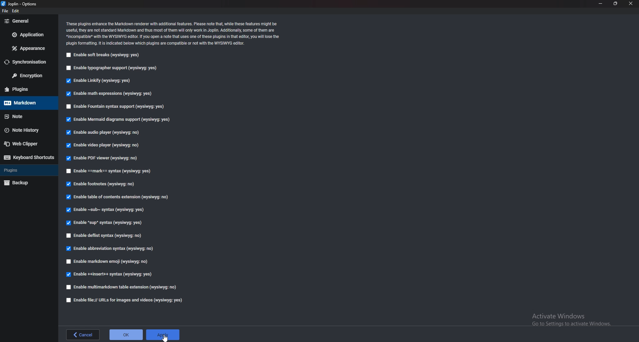  What do you see at coordinates (26, 21) in the screenshot?
I see `General` at bounding box center [26, 21].